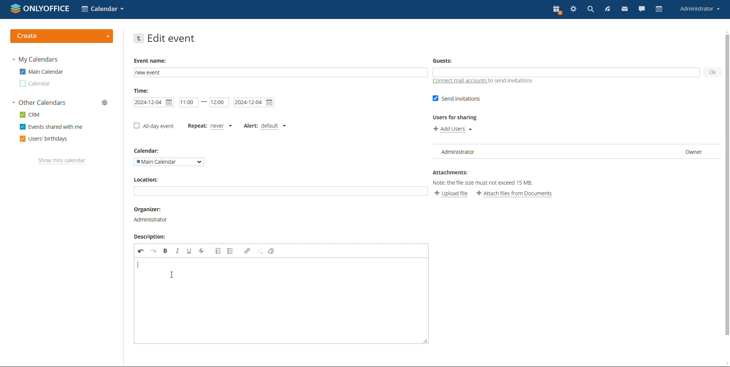 The image size is (730, 367). I want to click on calendar, so click(35, 84).